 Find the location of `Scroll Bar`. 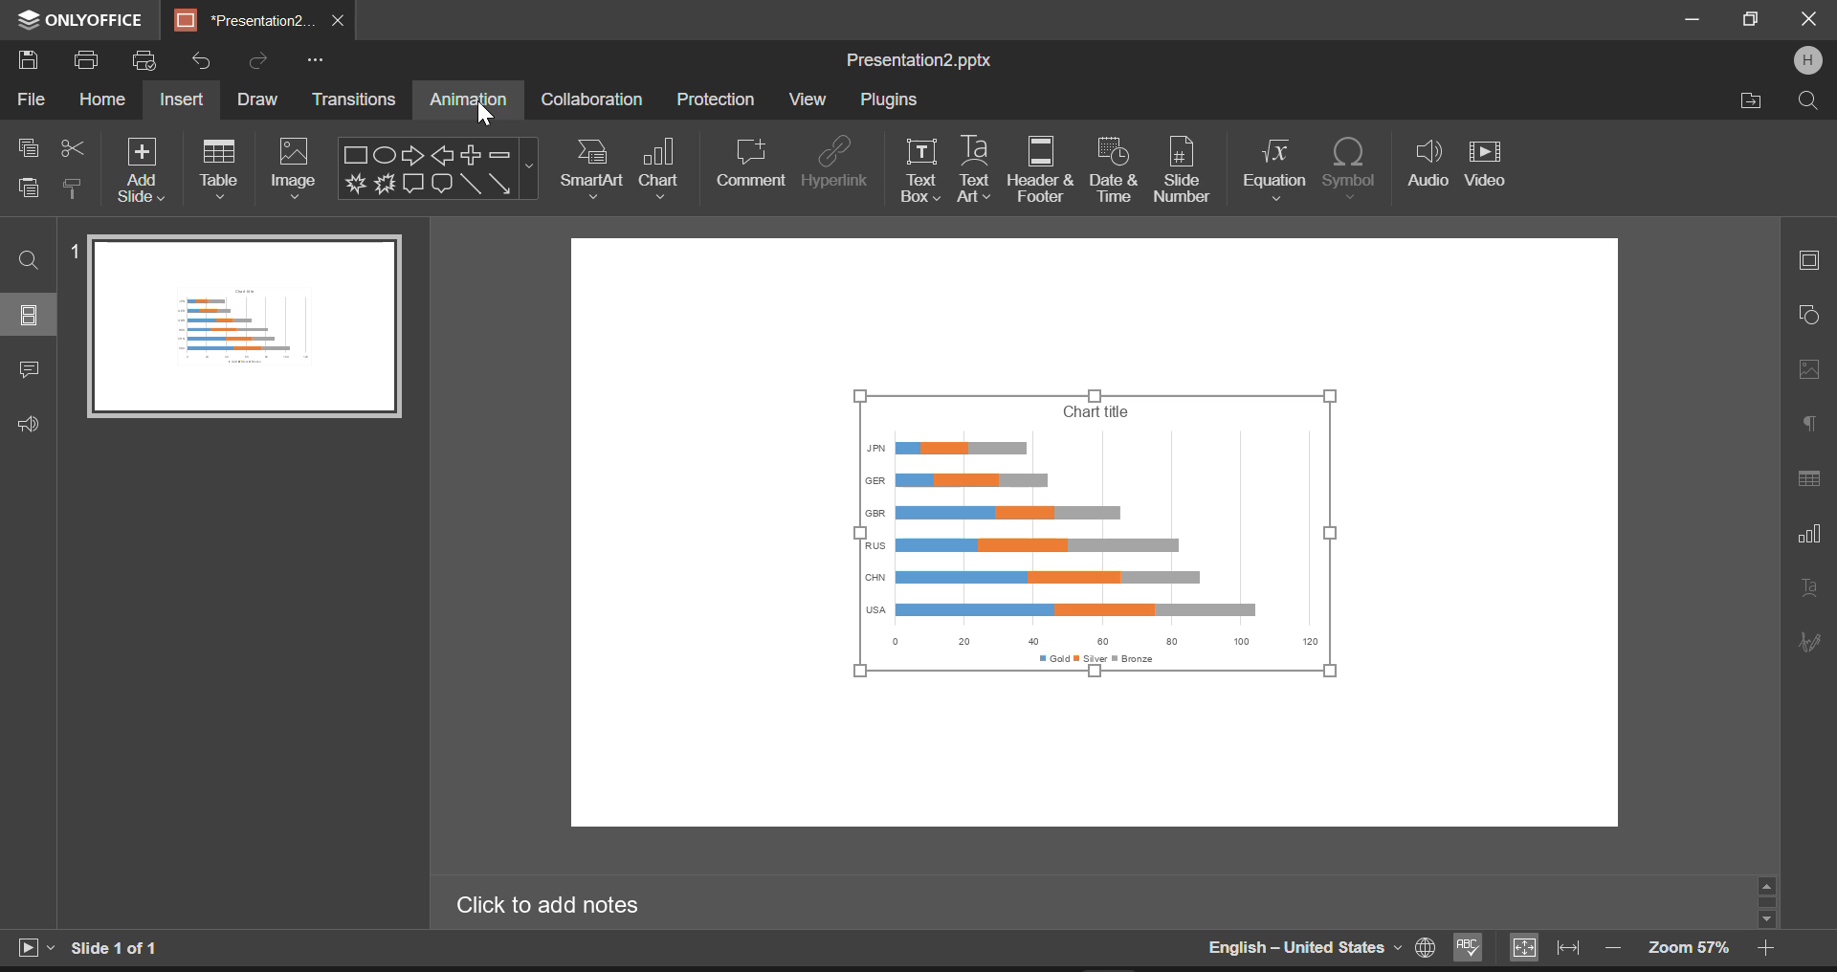

Scroll Bar is located at coordinates (1768, 901).